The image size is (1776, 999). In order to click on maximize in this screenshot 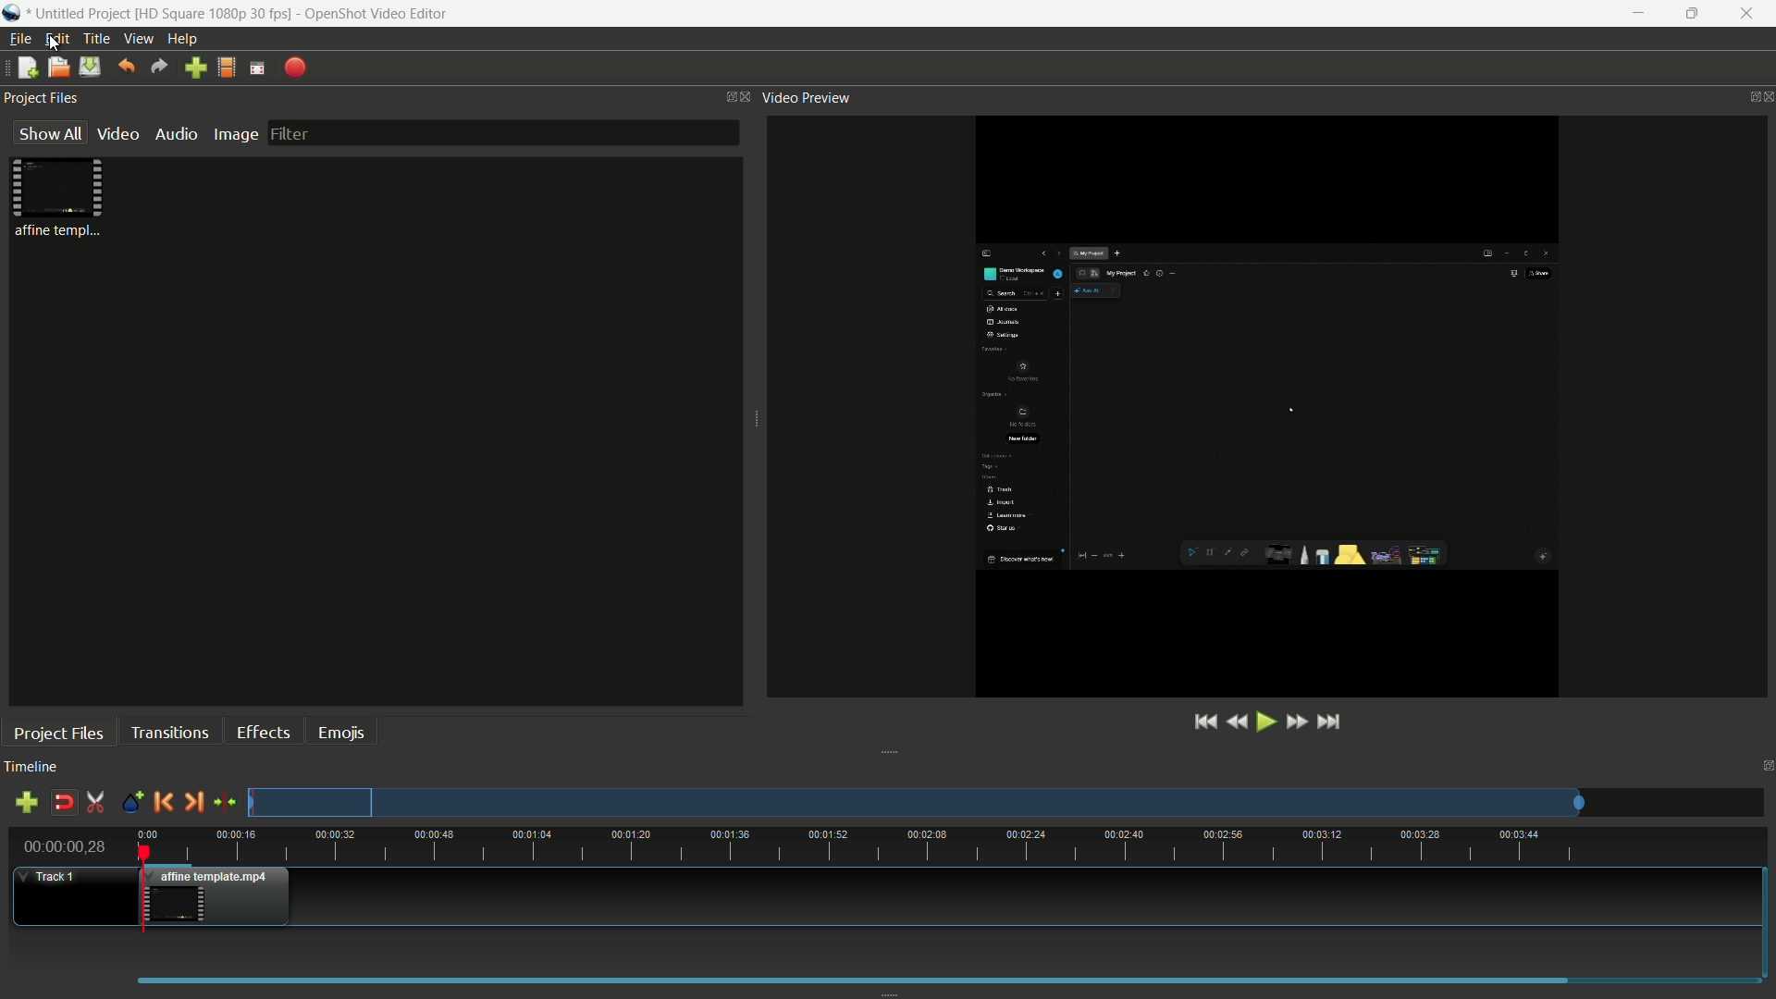, I will do `click(1692, 14)`.